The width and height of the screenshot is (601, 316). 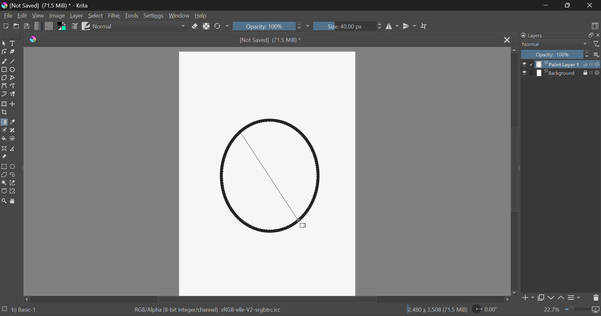 I want to click on Gradient, so click(x=39, y=27).